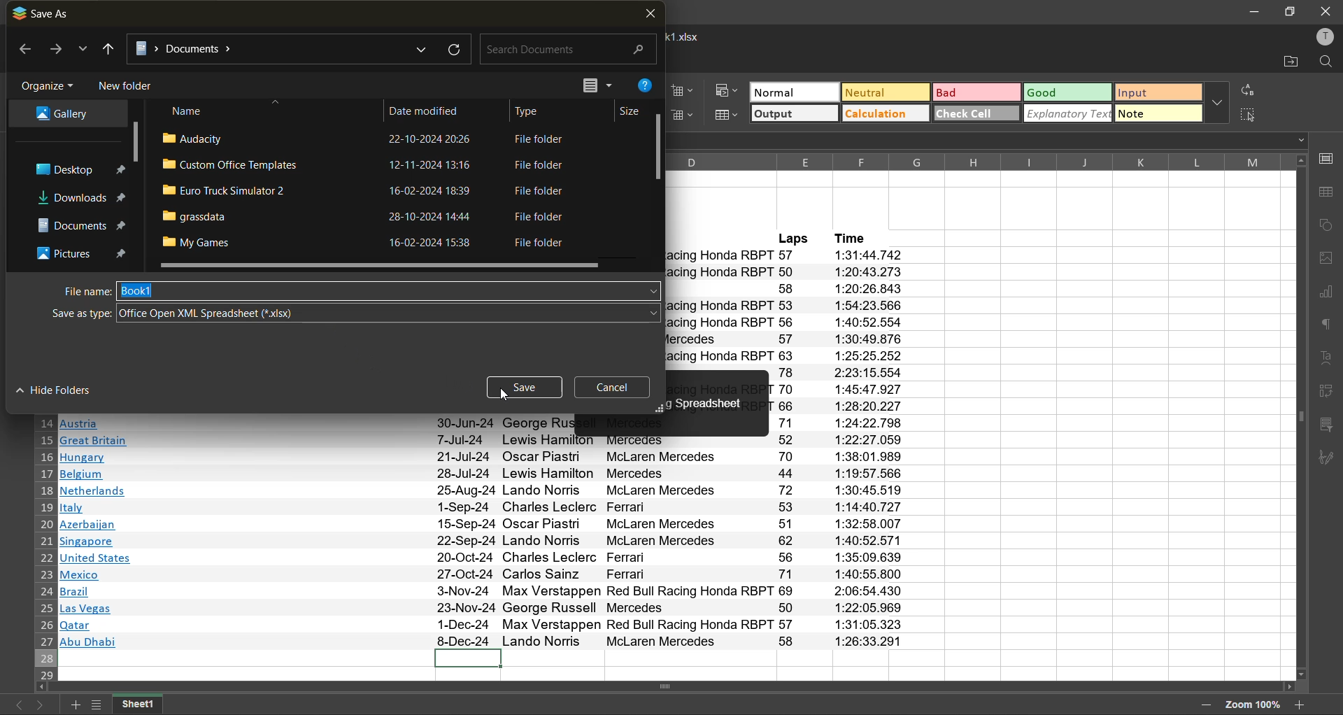  I want to click on #8 Abu Dhabi 8-Dec-24 Lando Norris McLaren Mercedes 58 1:26:33.291, so click(483, 642).